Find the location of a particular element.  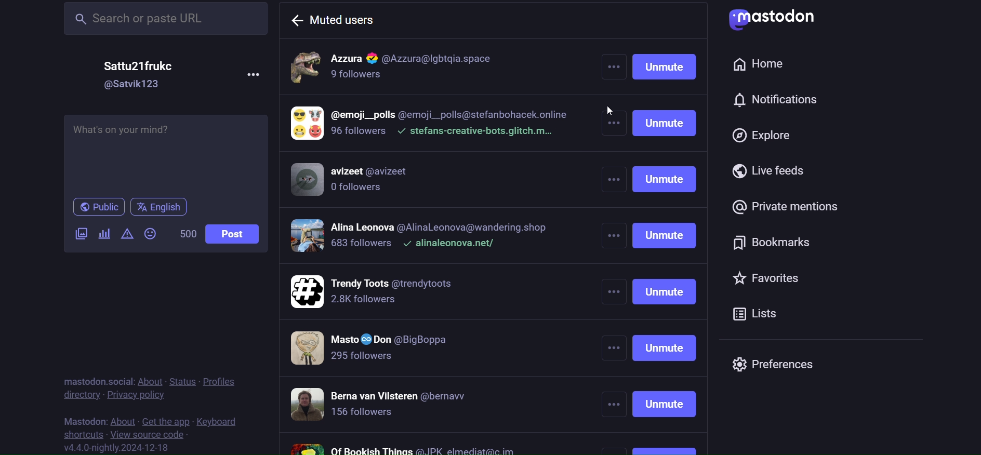

muted accounts 7 is located at coordinates (385, 403).